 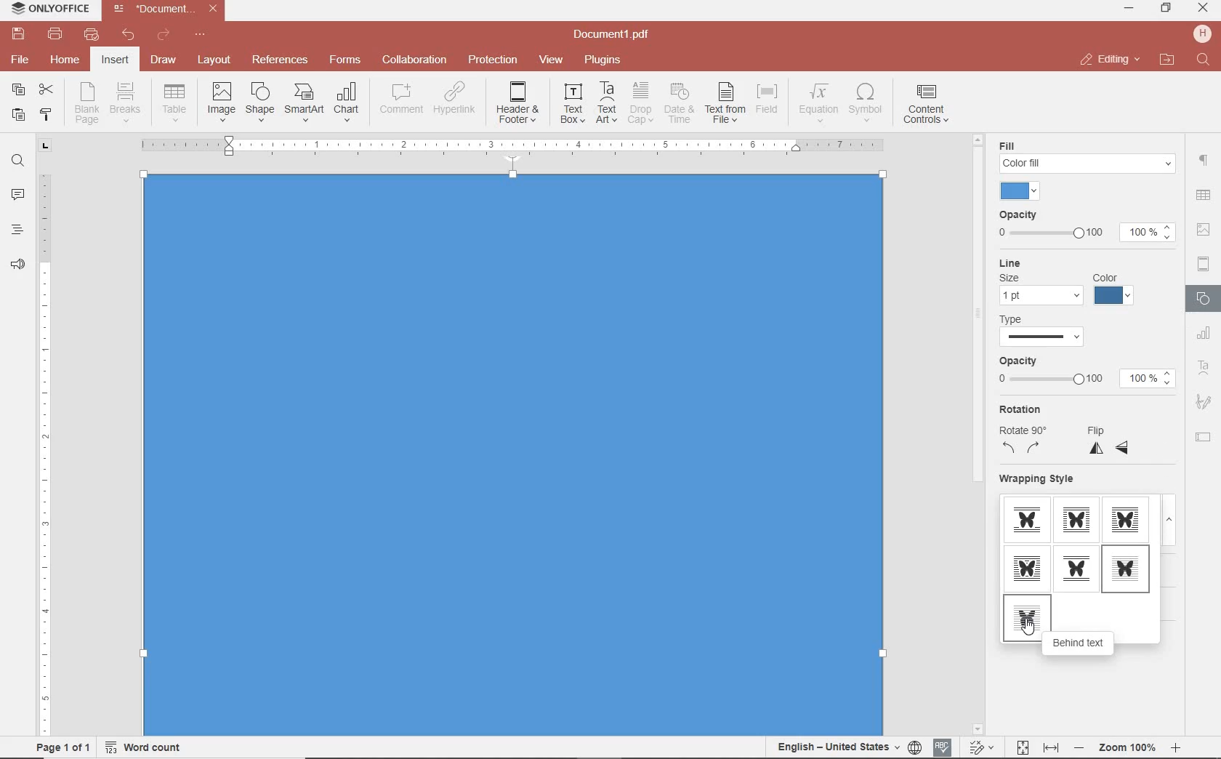 What do you see at coordinates (125, 103) in the screenshot?
I see `INSERT PAGE OR SECTION BREAK` at bounding box center [125, 103].